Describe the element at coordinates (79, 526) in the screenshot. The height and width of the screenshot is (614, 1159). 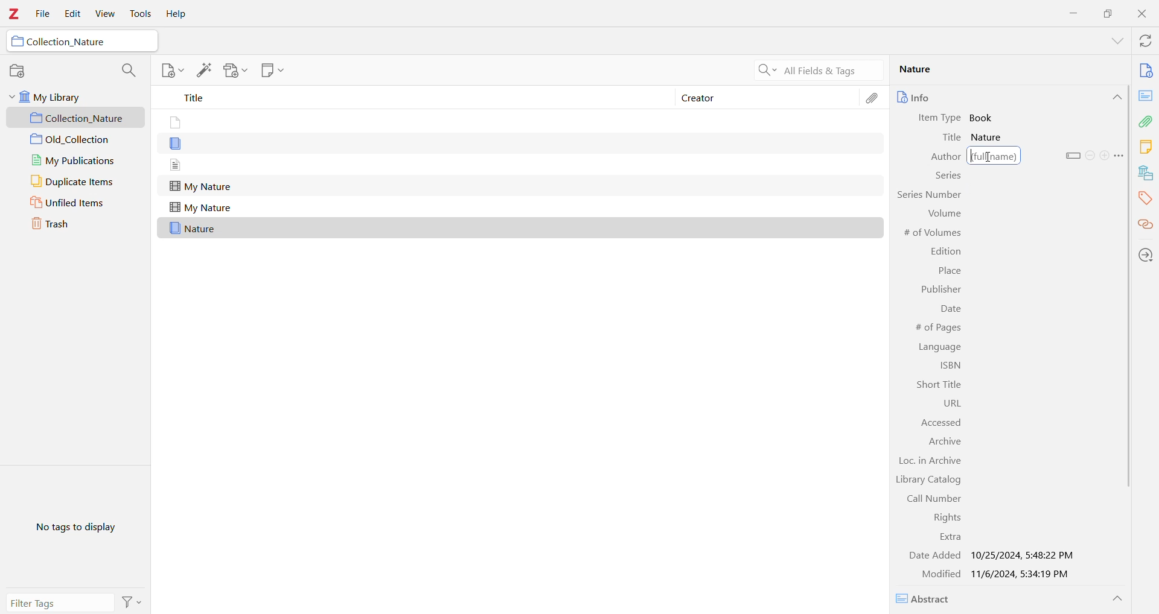
I see `No tags to display` at that location.